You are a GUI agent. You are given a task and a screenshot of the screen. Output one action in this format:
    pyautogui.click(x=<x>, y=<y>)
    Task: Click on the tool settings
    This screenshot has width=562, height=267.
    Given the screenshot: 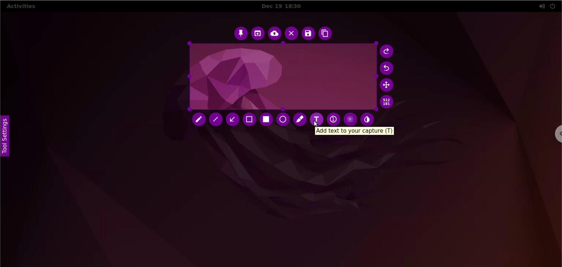 What is the action you would take?
    pyautogui.click(x=9, y=138)
    